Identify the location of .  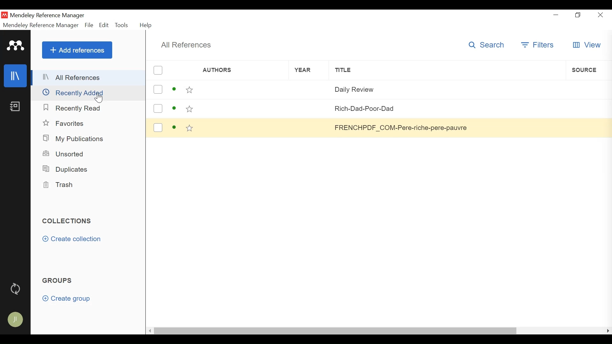
(586, 127).